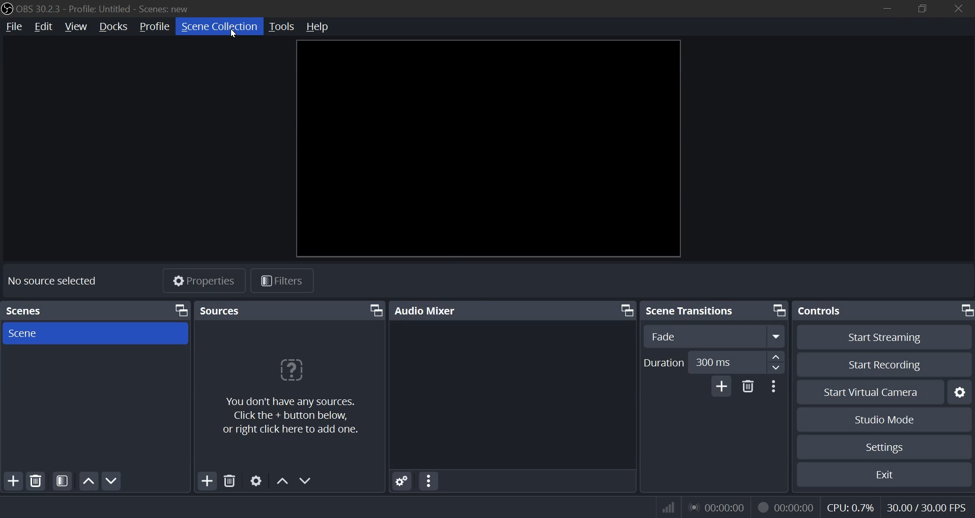  Describe the element at coordinates (786, 506) in the screenshot. I see `record streamed` at that location.